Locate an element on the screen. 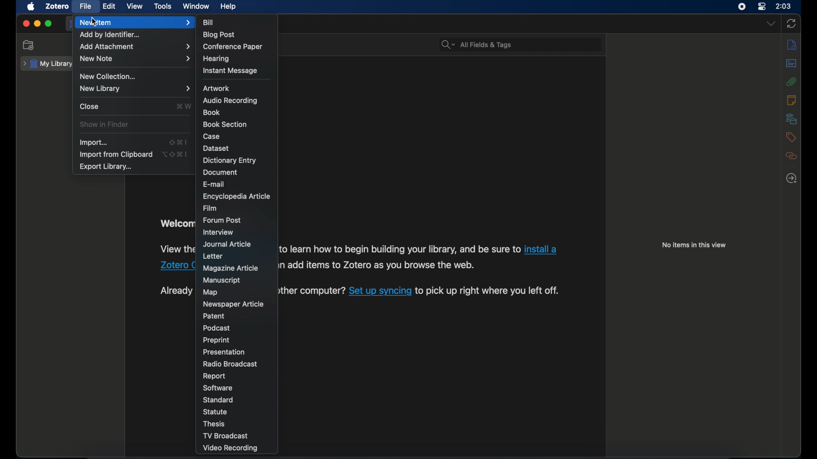 This screenshot has height=459, width=817. new collection is located at coordinates (29, 45).